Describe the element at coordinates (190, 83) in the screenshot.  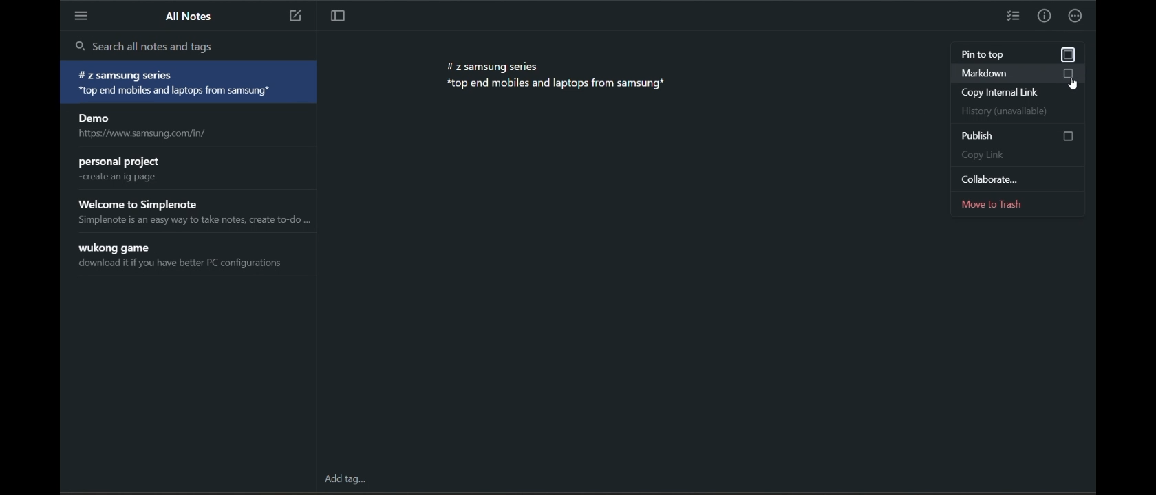
I see `#Z samsung series *top end mobiles and laptops from samsung*` at that location.